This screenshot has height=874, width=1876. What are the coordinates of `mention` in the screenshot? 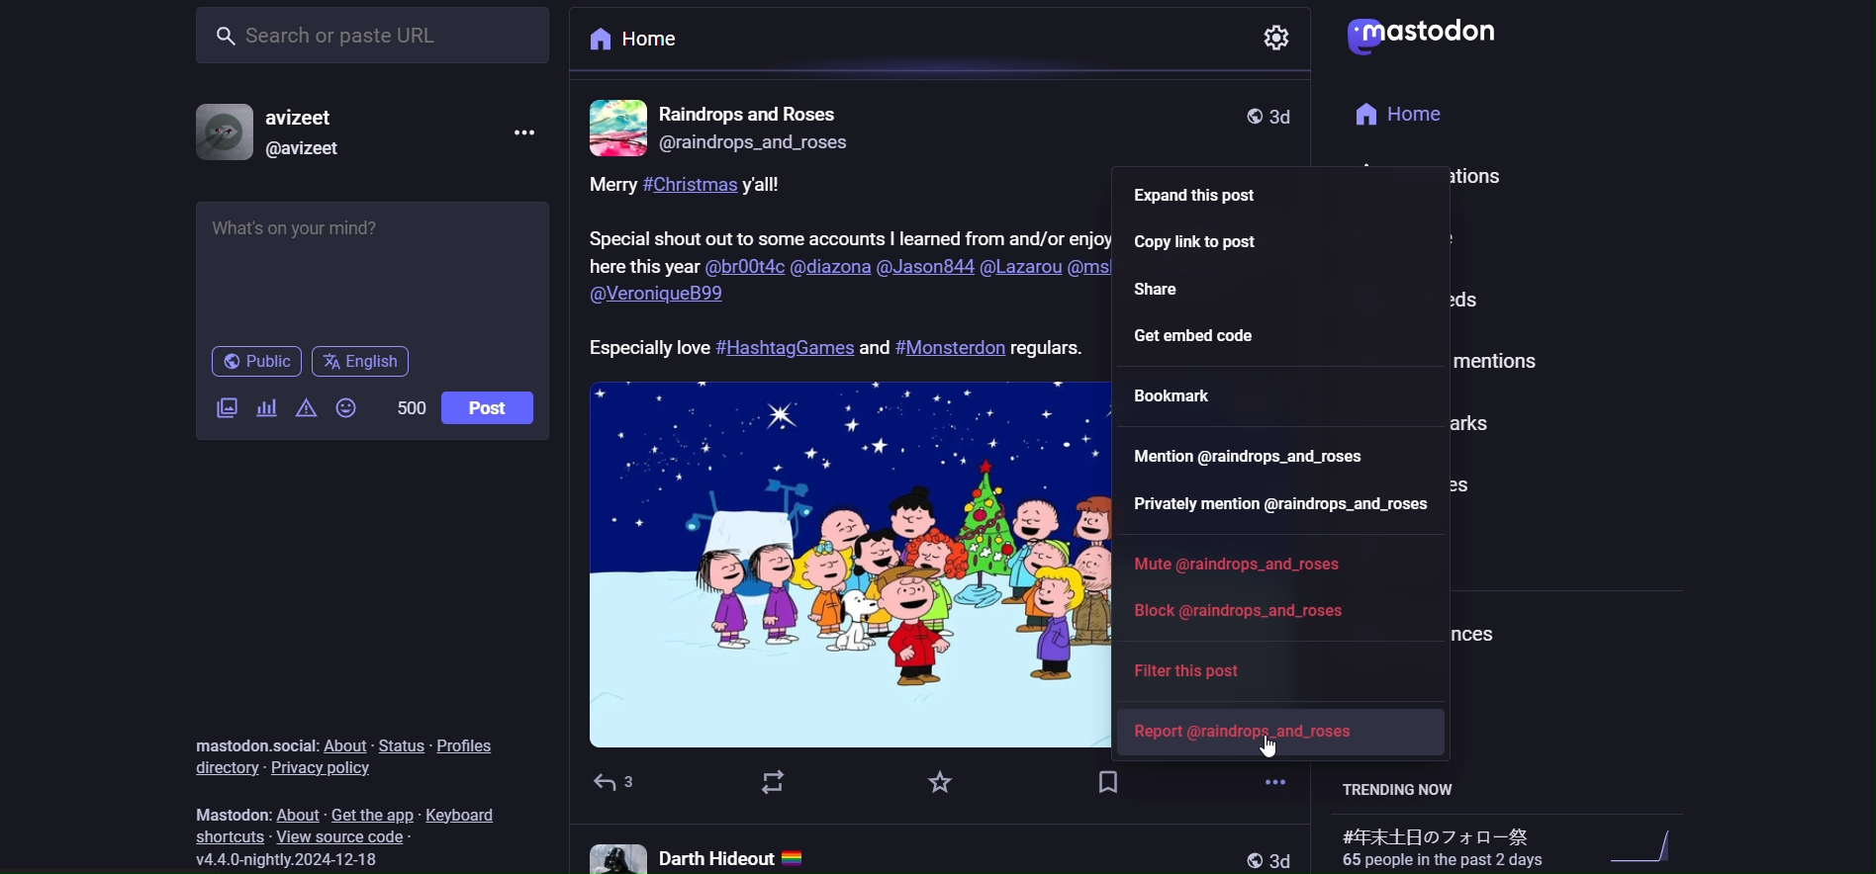 It's located at (1247, 454).